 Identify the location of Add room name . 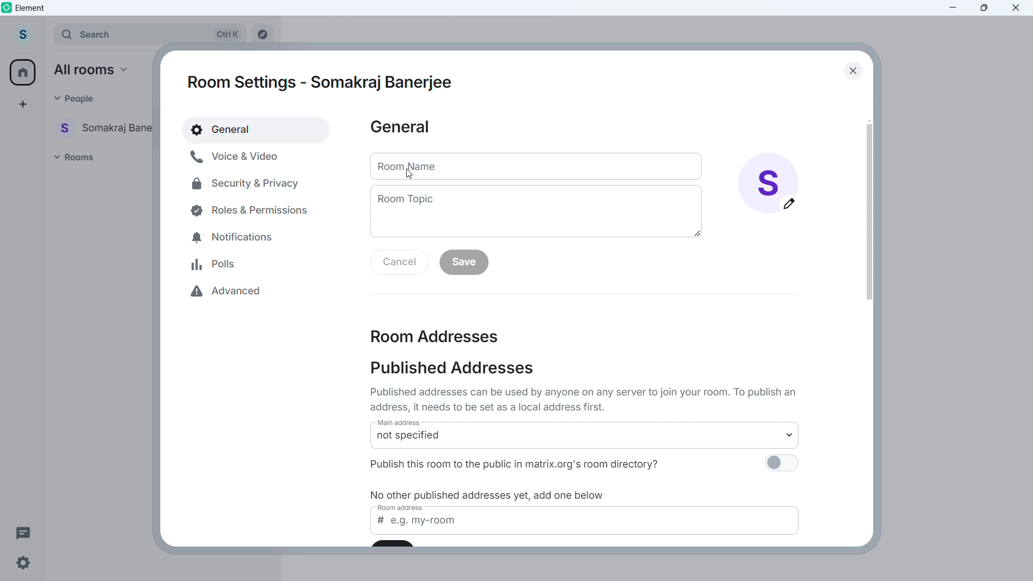
(534, 168).